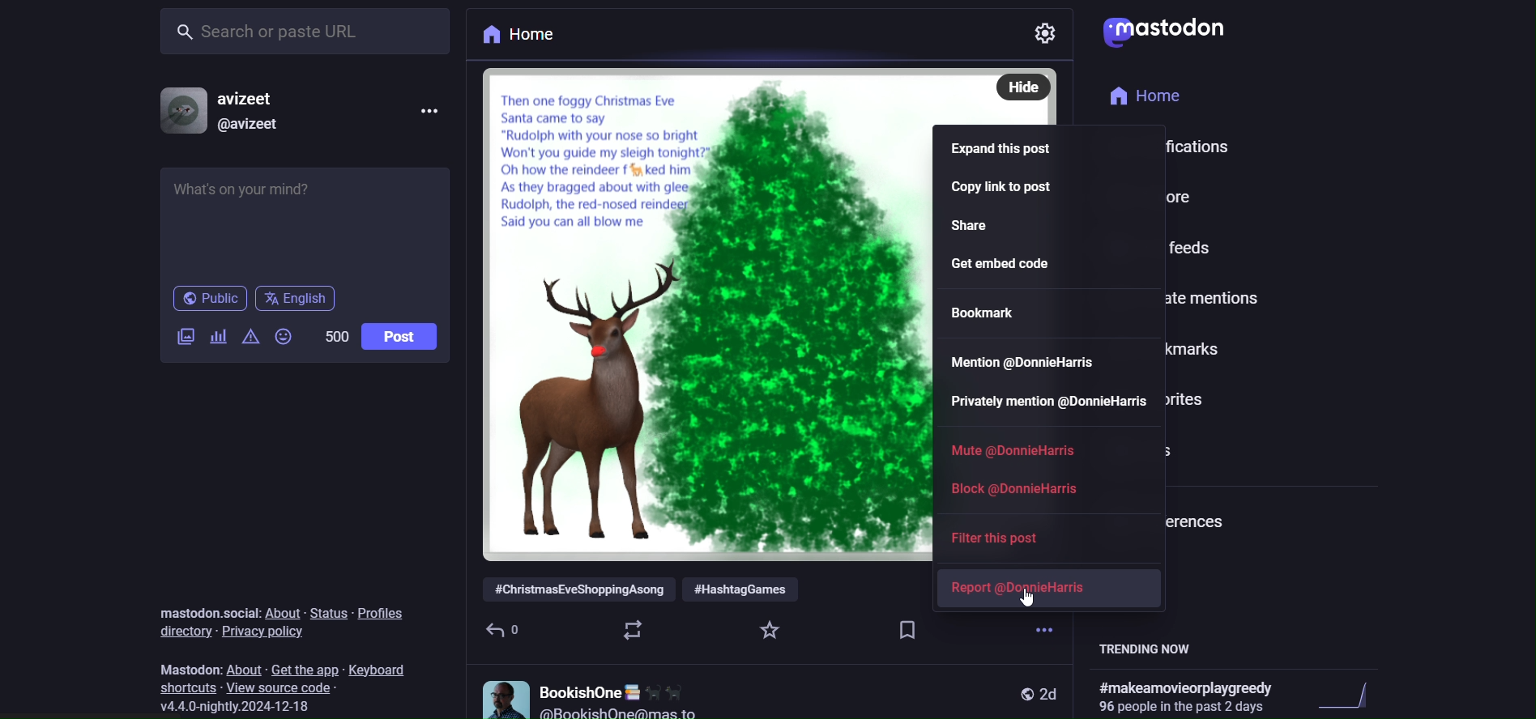 The height and width of the screenshot is (719, 1536). Describe the element at coordinates (992, 313) in the screenshot. I see `bookmark` at that location.